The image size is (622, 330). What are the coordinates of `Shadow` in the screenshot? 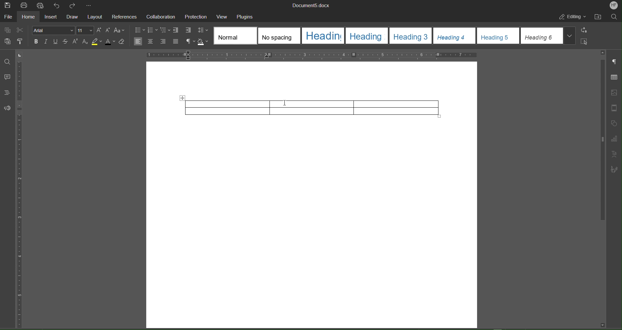 It's located at (204, 42).